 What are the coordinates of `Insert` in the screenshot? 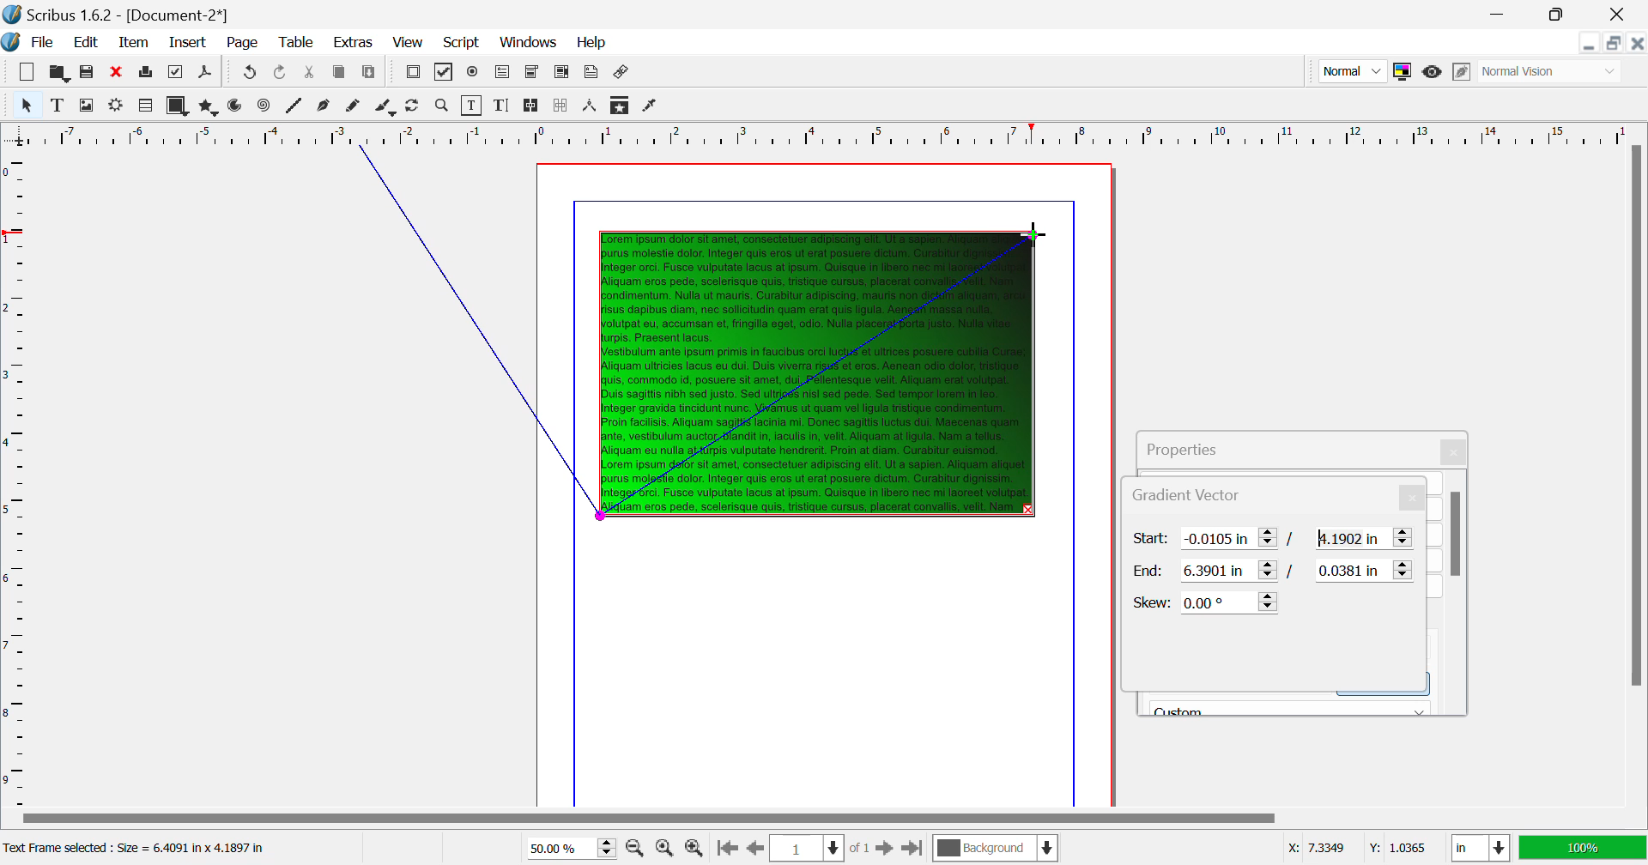 It's located at (189, 44).